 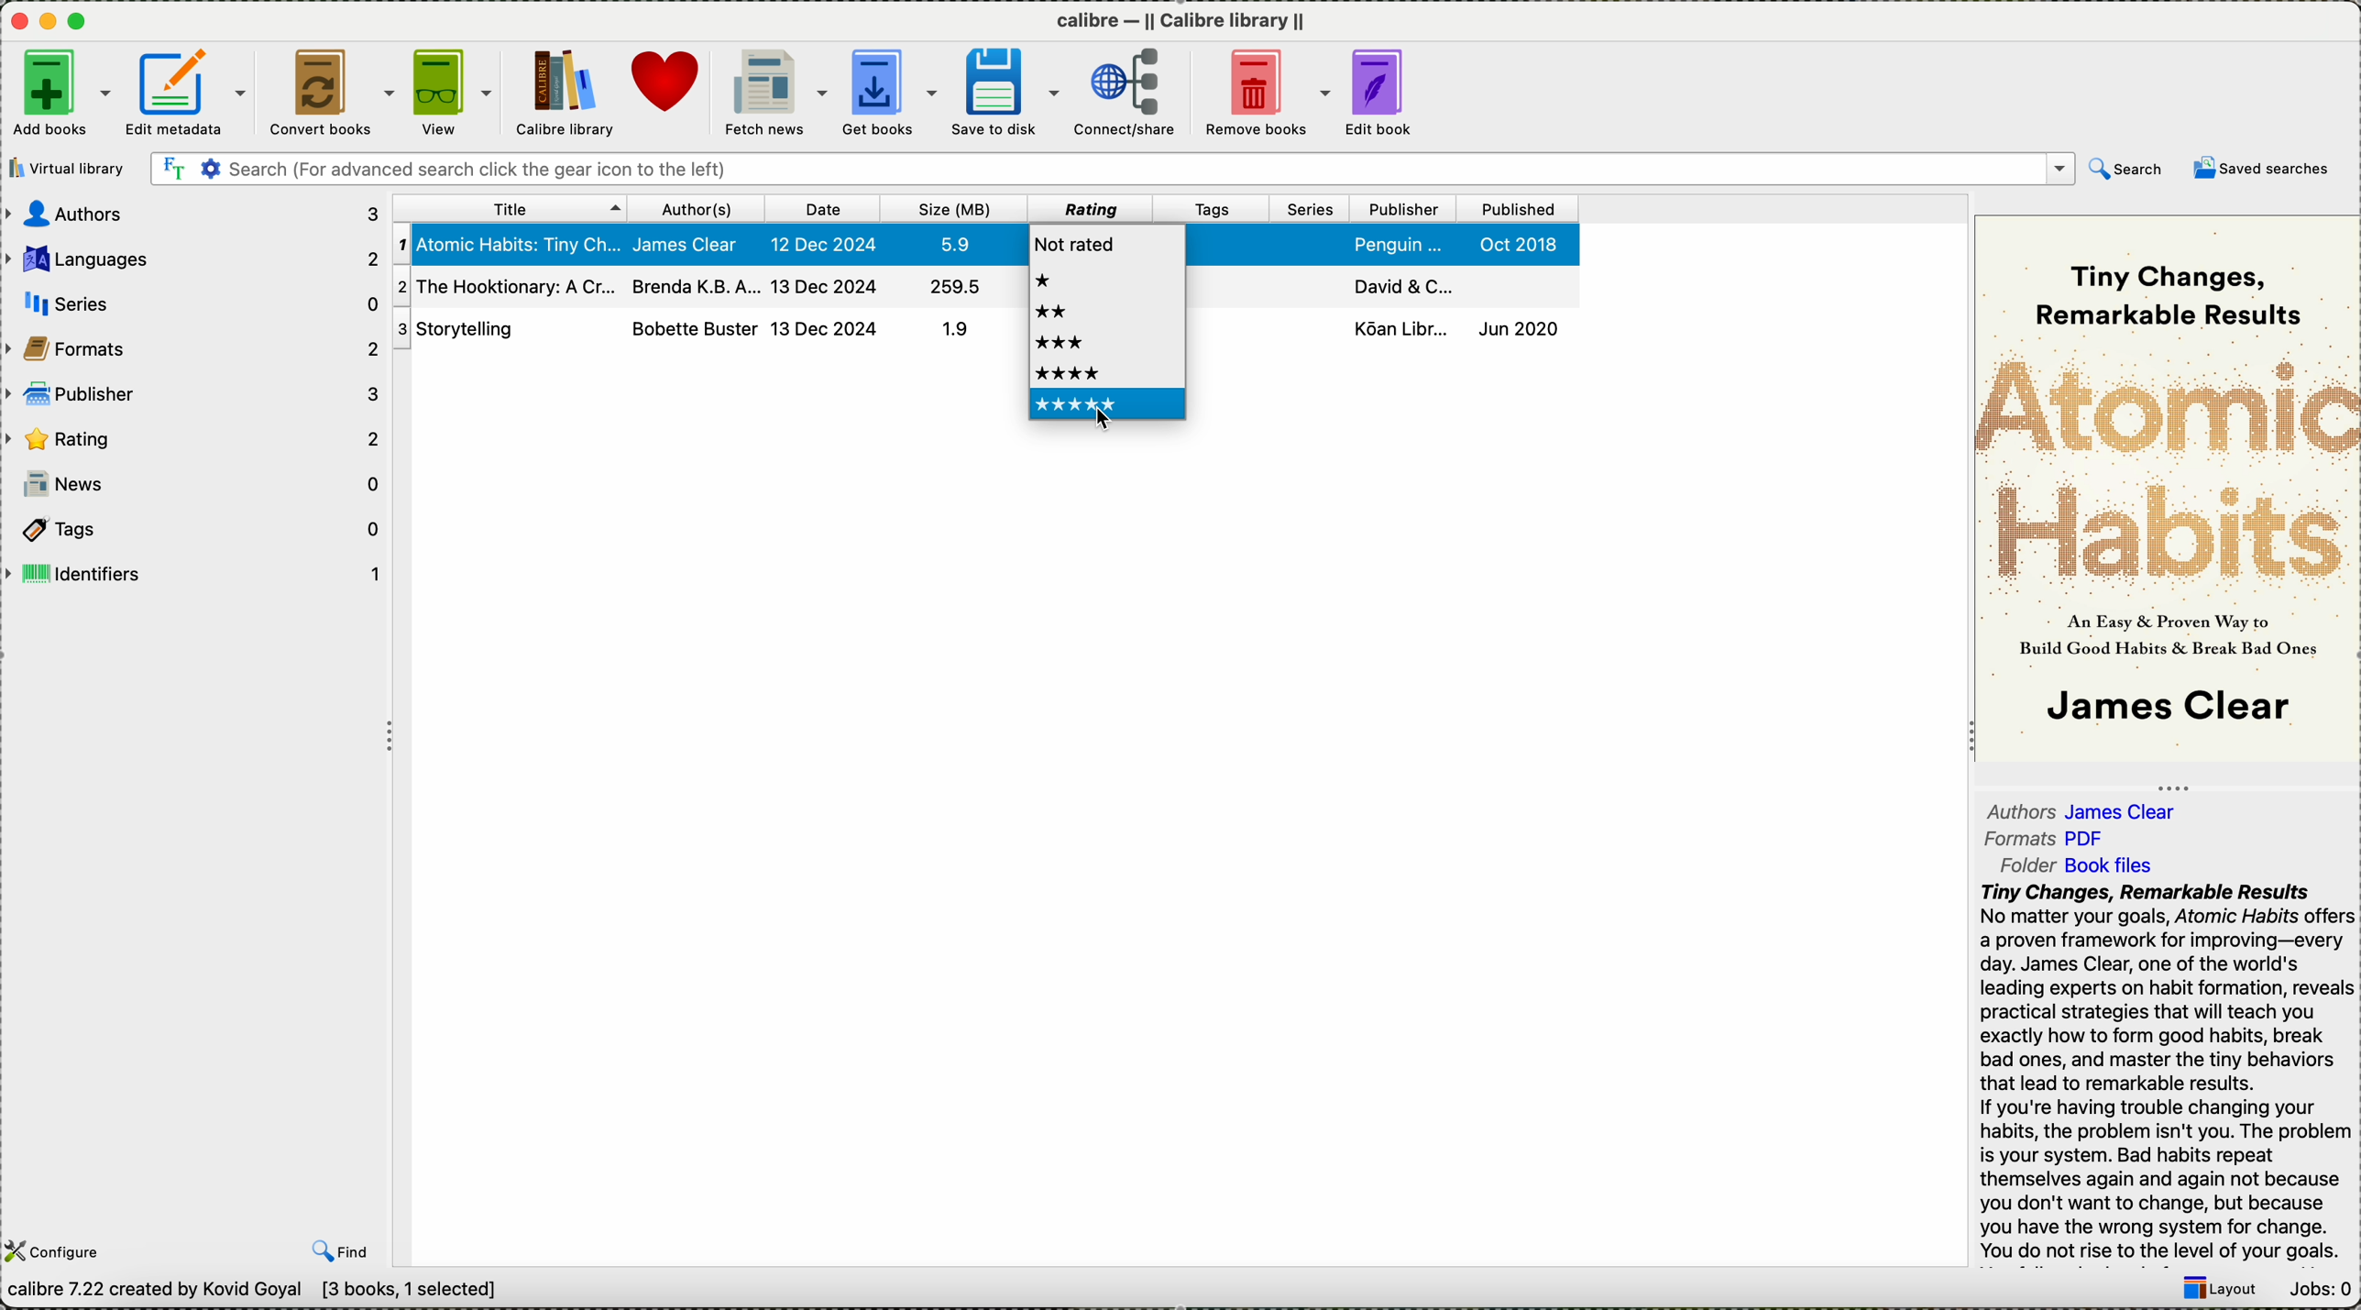 What do you see at coordinates (196, 261) in the screenshot?
I see `languages` at bounding box center [196, 261].